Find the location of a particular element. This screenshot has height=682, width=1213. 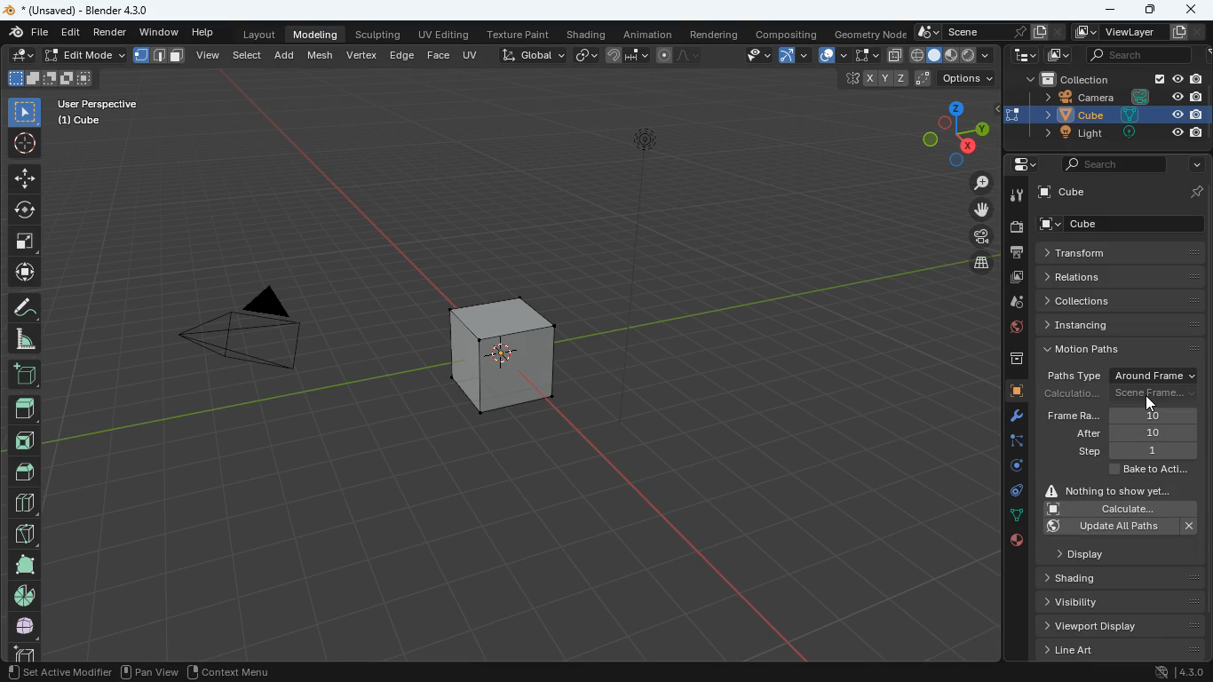

geometry is located at coordinates (870, 34).